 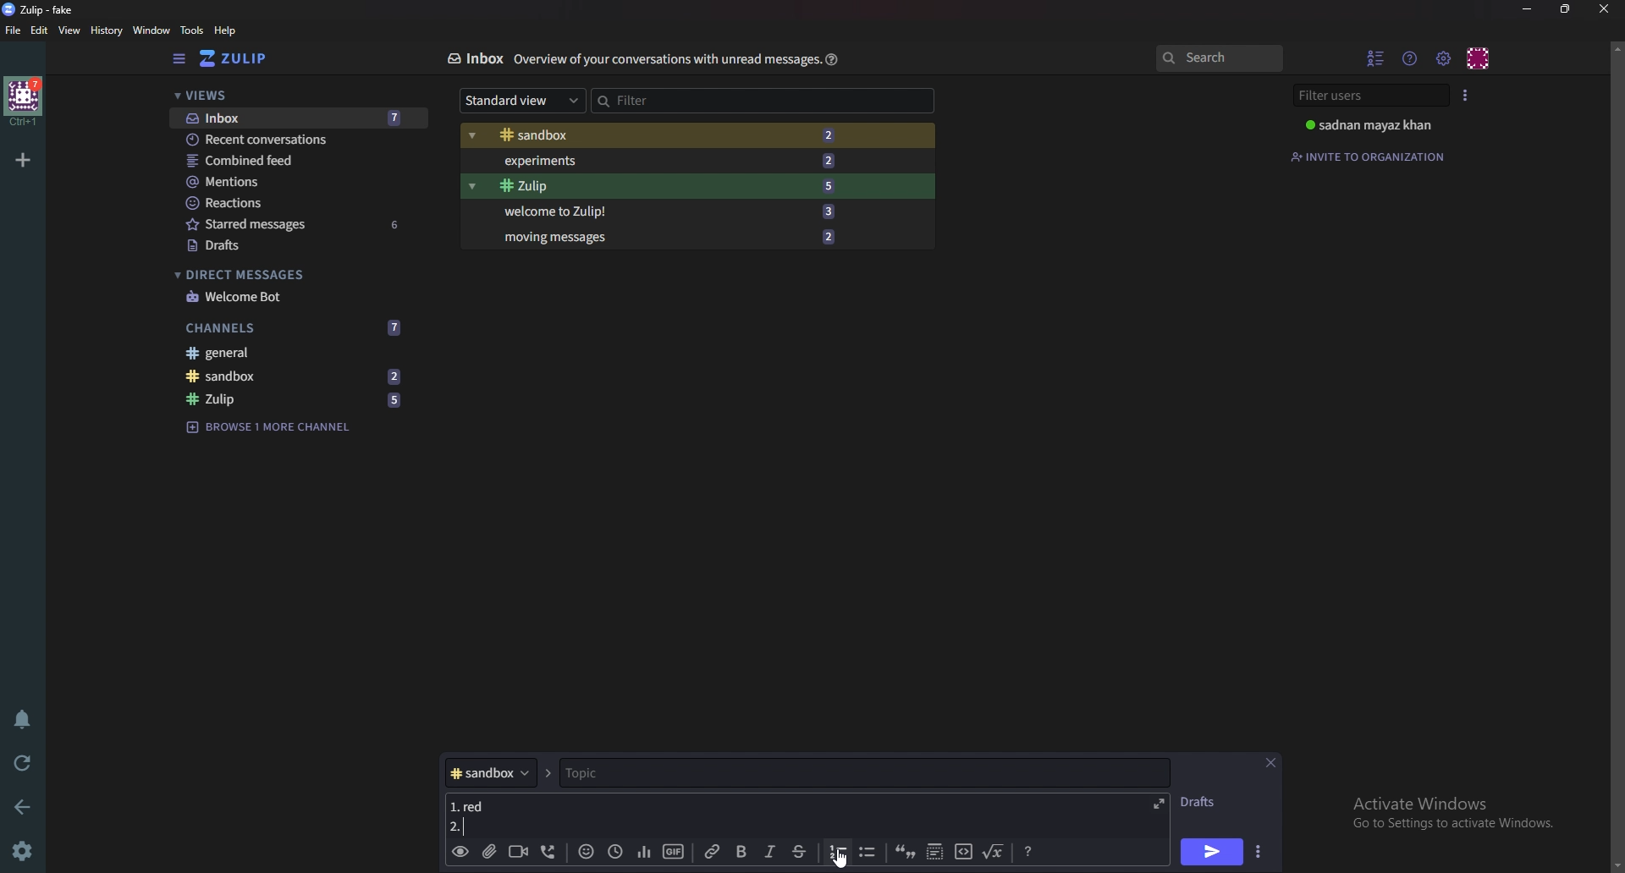 I want to click on Expand, so click(x=1157, y=802).